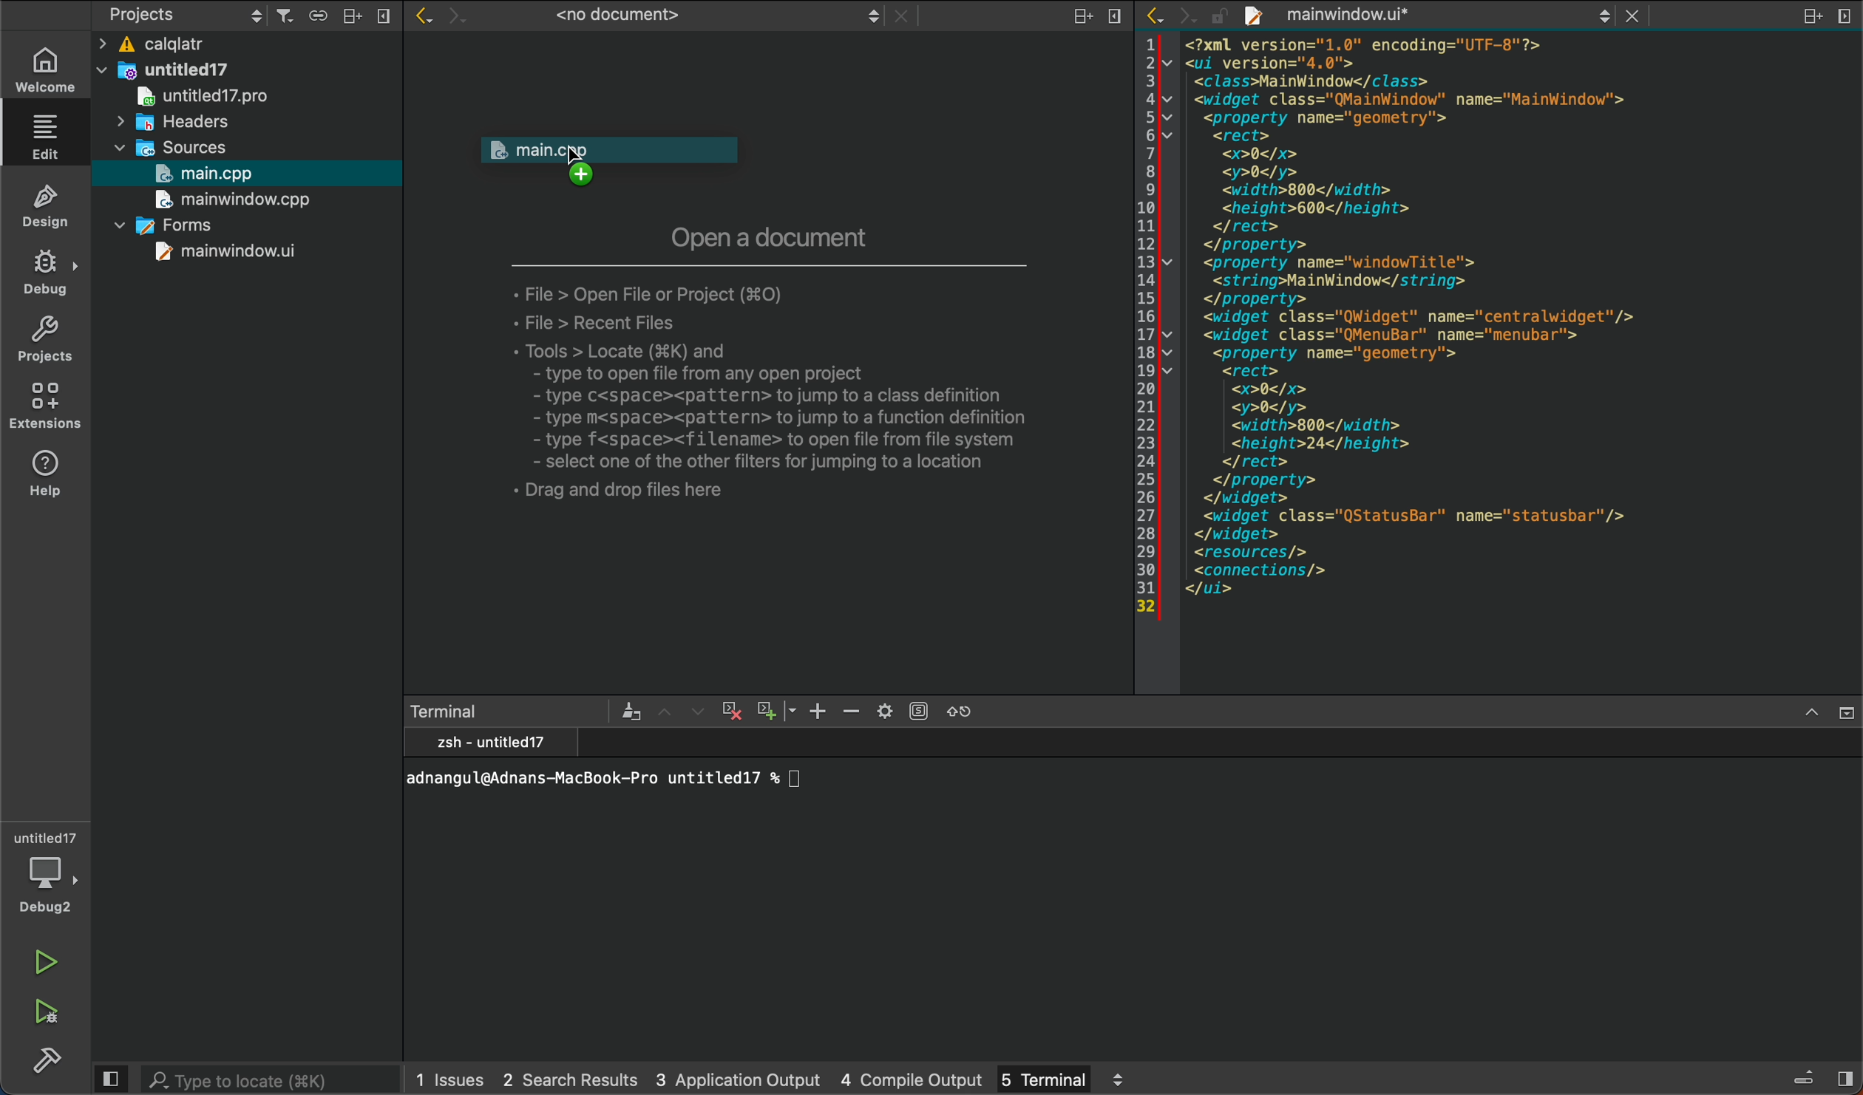 Image resolution: width=1863 pixels, height=1095 pixels. I want to click on untitled17, so click(191, 97).